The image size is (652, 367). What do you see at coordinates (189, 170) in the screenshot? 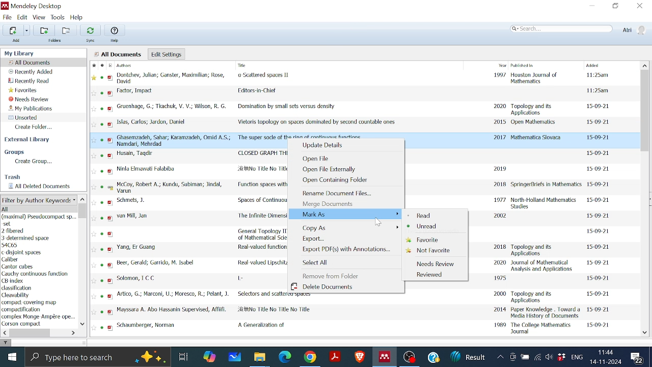
I see `Ninla Elmawali Falabiba Document` at bounding box center [189, 170].